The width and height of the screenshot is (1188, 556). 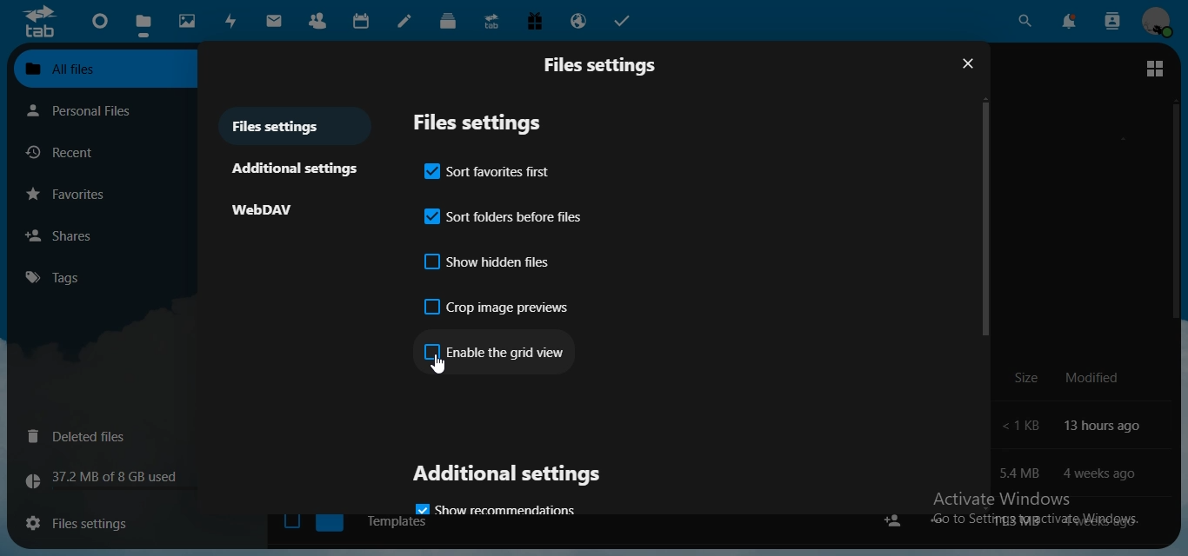 I want to click on email hosting, so click(x=581, y=20).